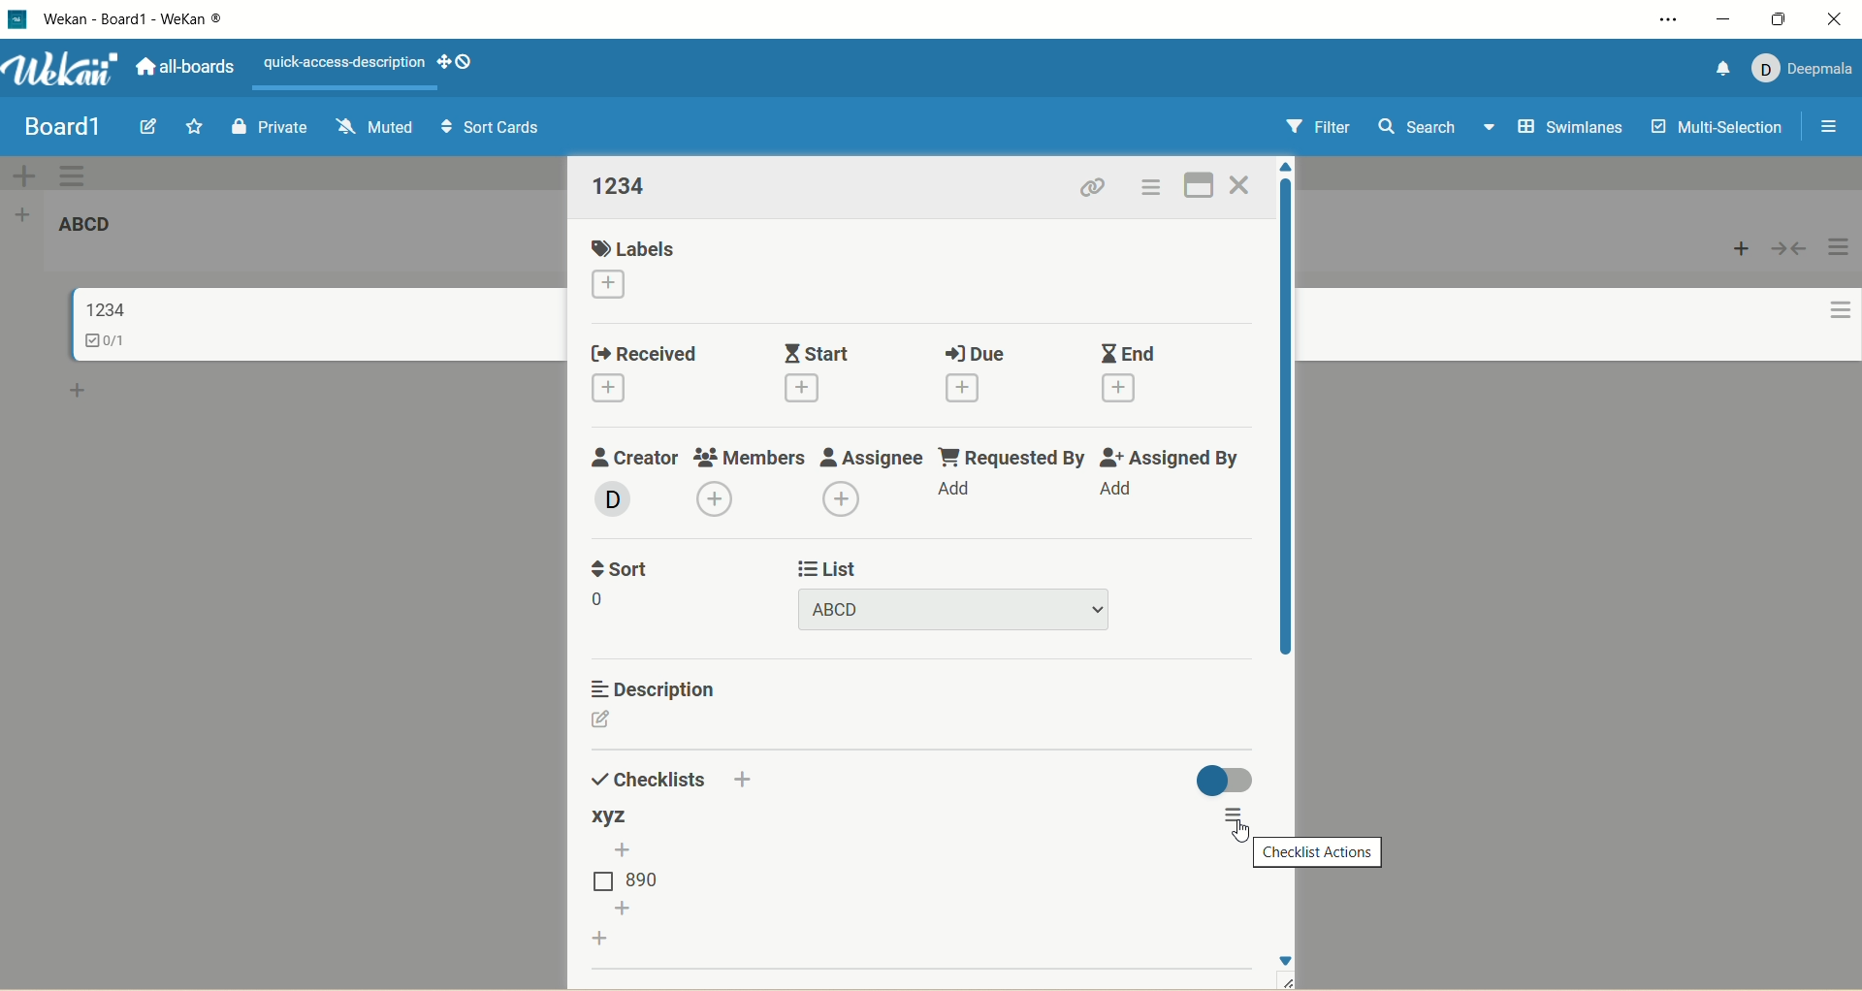 The image size is (1862, 991). I want to click on fullscreen, so click(1201, 185).